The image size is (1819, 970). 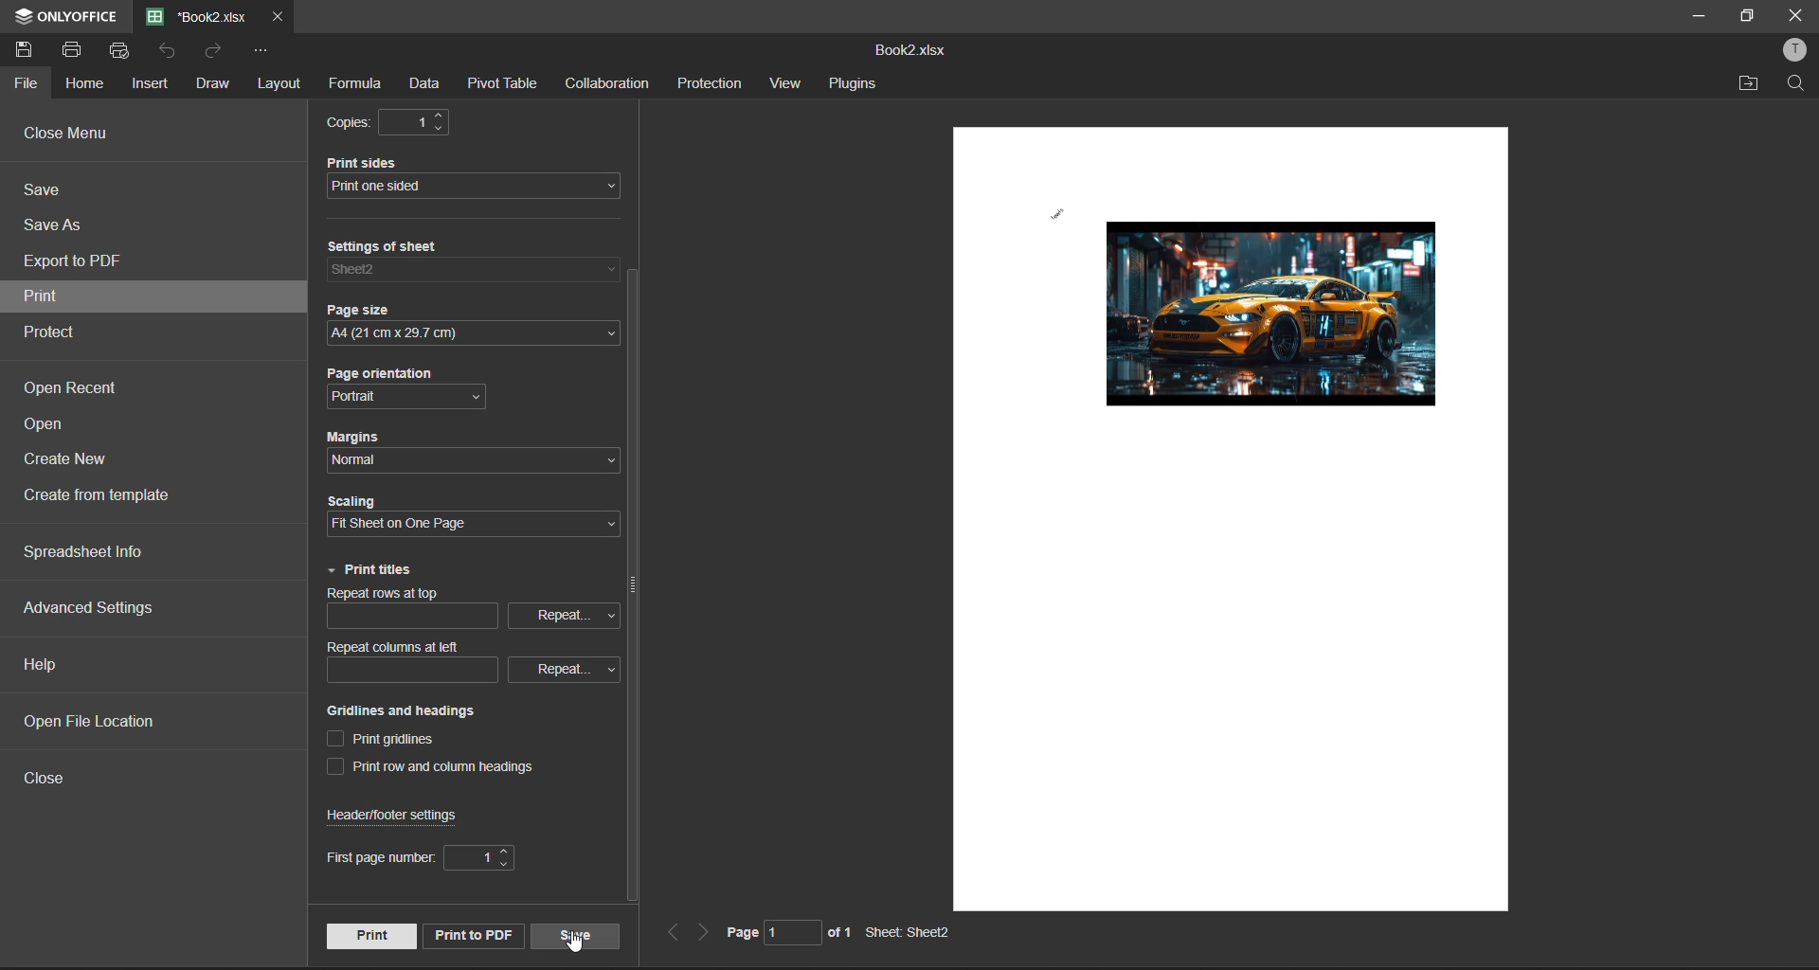 What do you see at coordinates (374, 858) in the screenshot?
I see `first page number` at bounding box center [374, 858].